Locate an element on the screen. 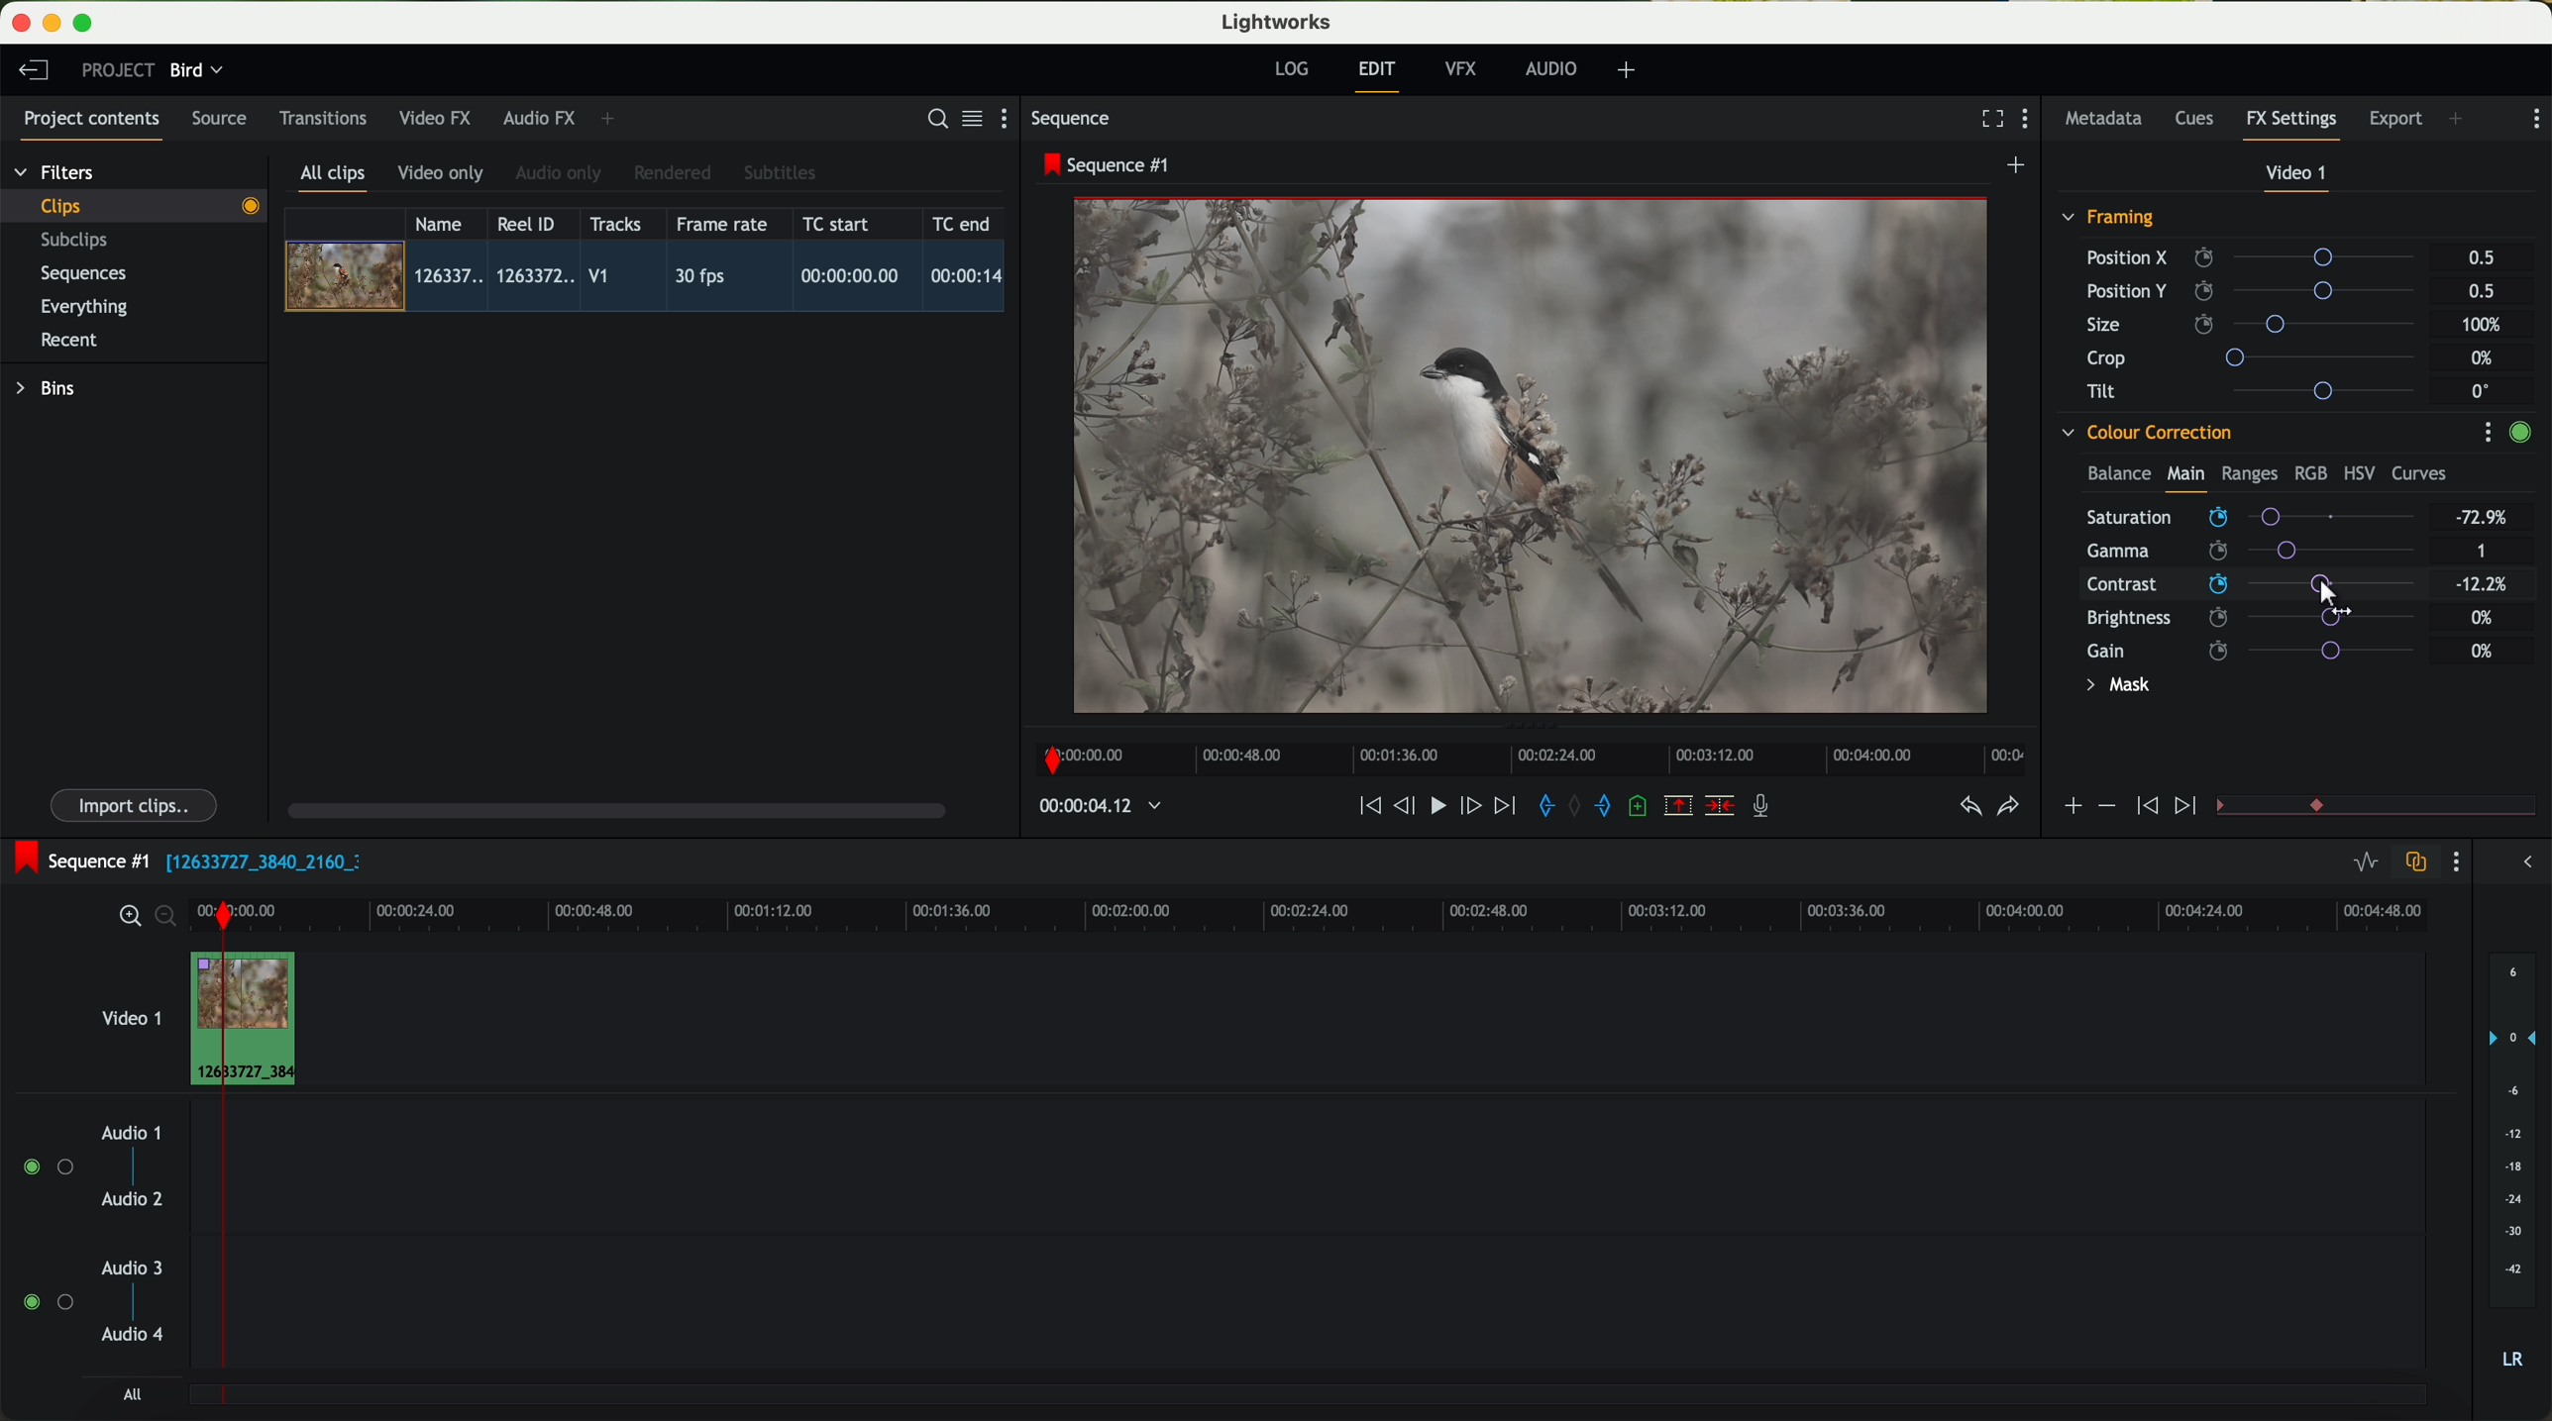 The width and height of the screenshot is (2552, 1421). 0.5 is located at coordinates (2482, 258).